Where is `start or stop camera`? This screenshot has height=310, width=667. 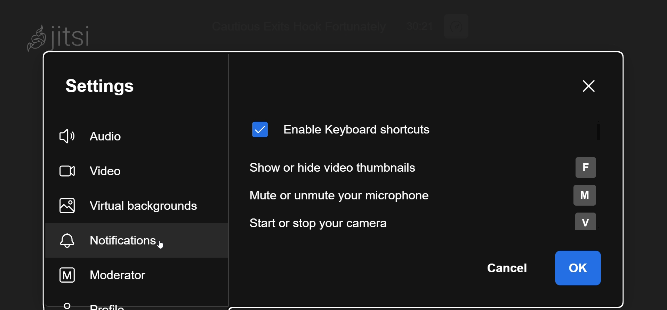
start or stop camera is located at coordinates (427, 221).